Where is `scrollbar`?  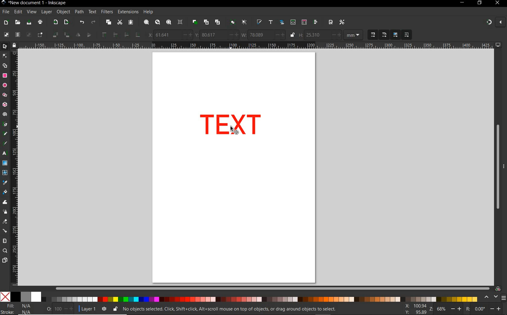
scrollbar is located at coordinates (273, 288).